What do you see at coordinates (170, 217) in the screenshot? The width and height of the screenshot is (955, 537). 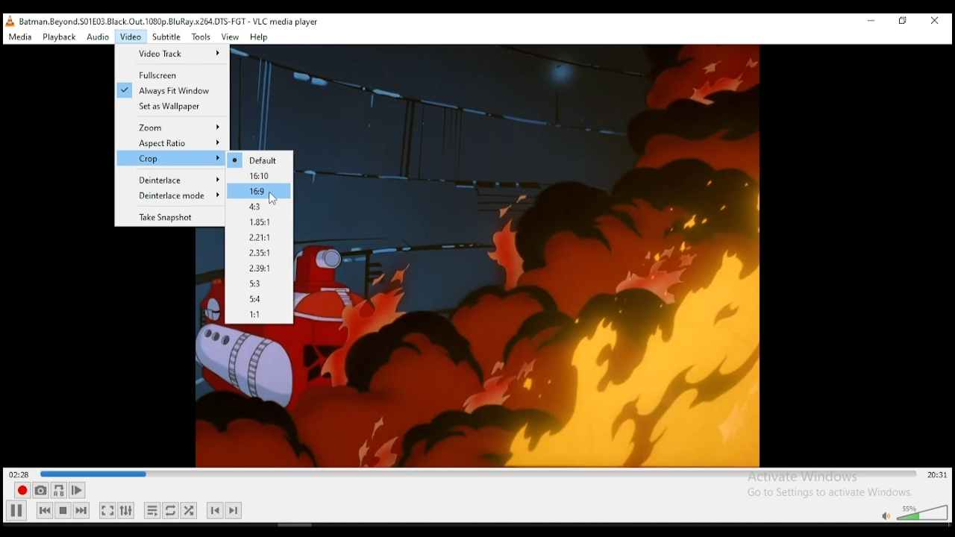 I see `Take snapshot` at bounding box center [170, 217].